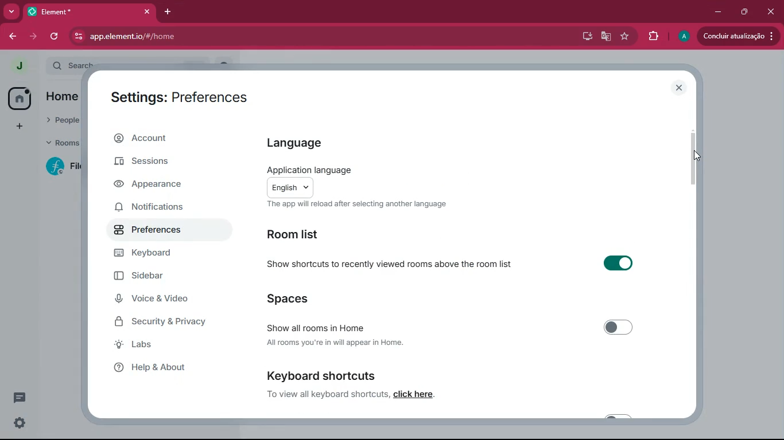 This screenshot has height=440, width=784. What do you see at coordinates (615, 261) in the screenshot?
I see `toggle on ` at bounding box center [615, 261].